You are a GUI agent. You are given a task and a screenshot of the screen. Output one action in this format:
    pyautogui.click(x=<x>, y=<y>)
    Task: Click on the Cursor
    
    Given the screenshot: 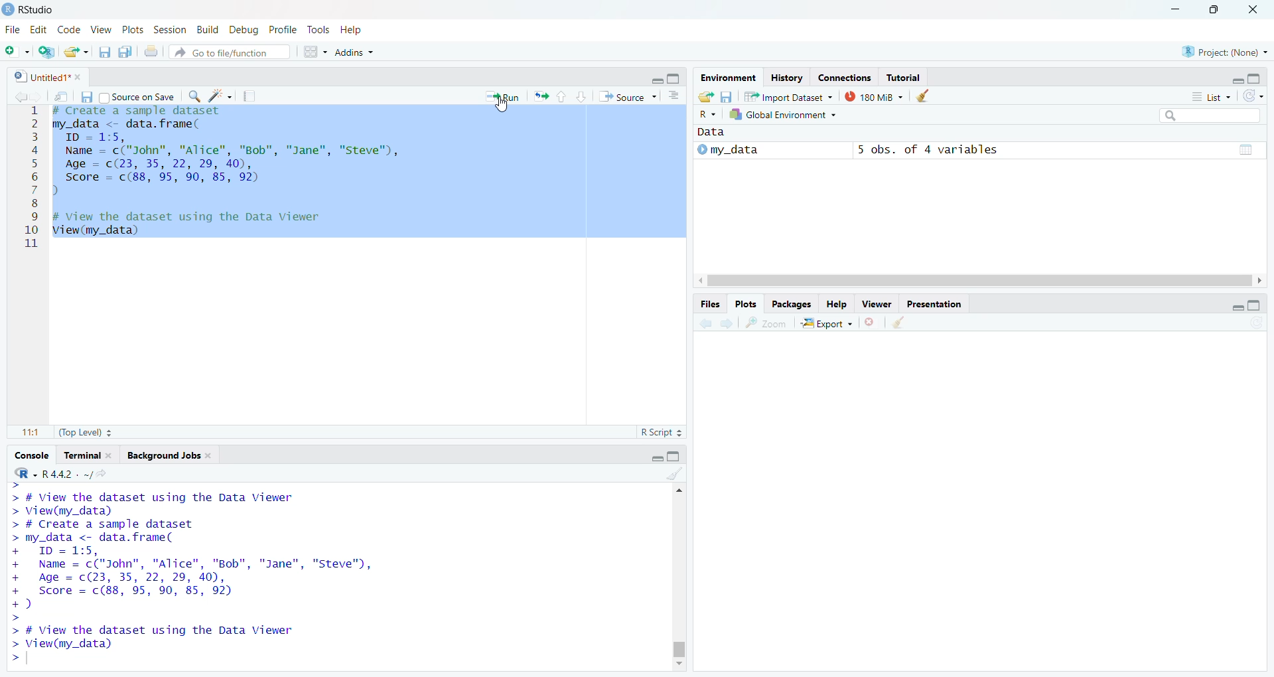 What is the action you would take?
    pyautogui.click(x=504, y=108)
    